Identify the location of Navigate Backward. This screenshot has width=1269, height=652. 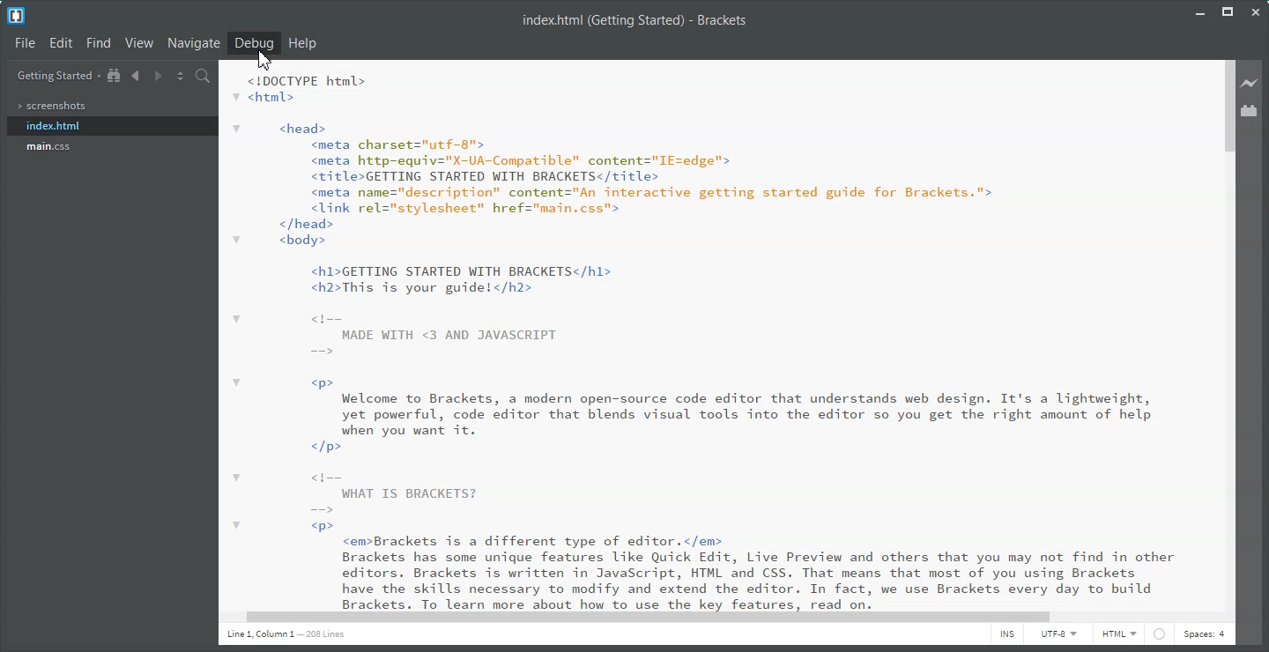
(136, 76).